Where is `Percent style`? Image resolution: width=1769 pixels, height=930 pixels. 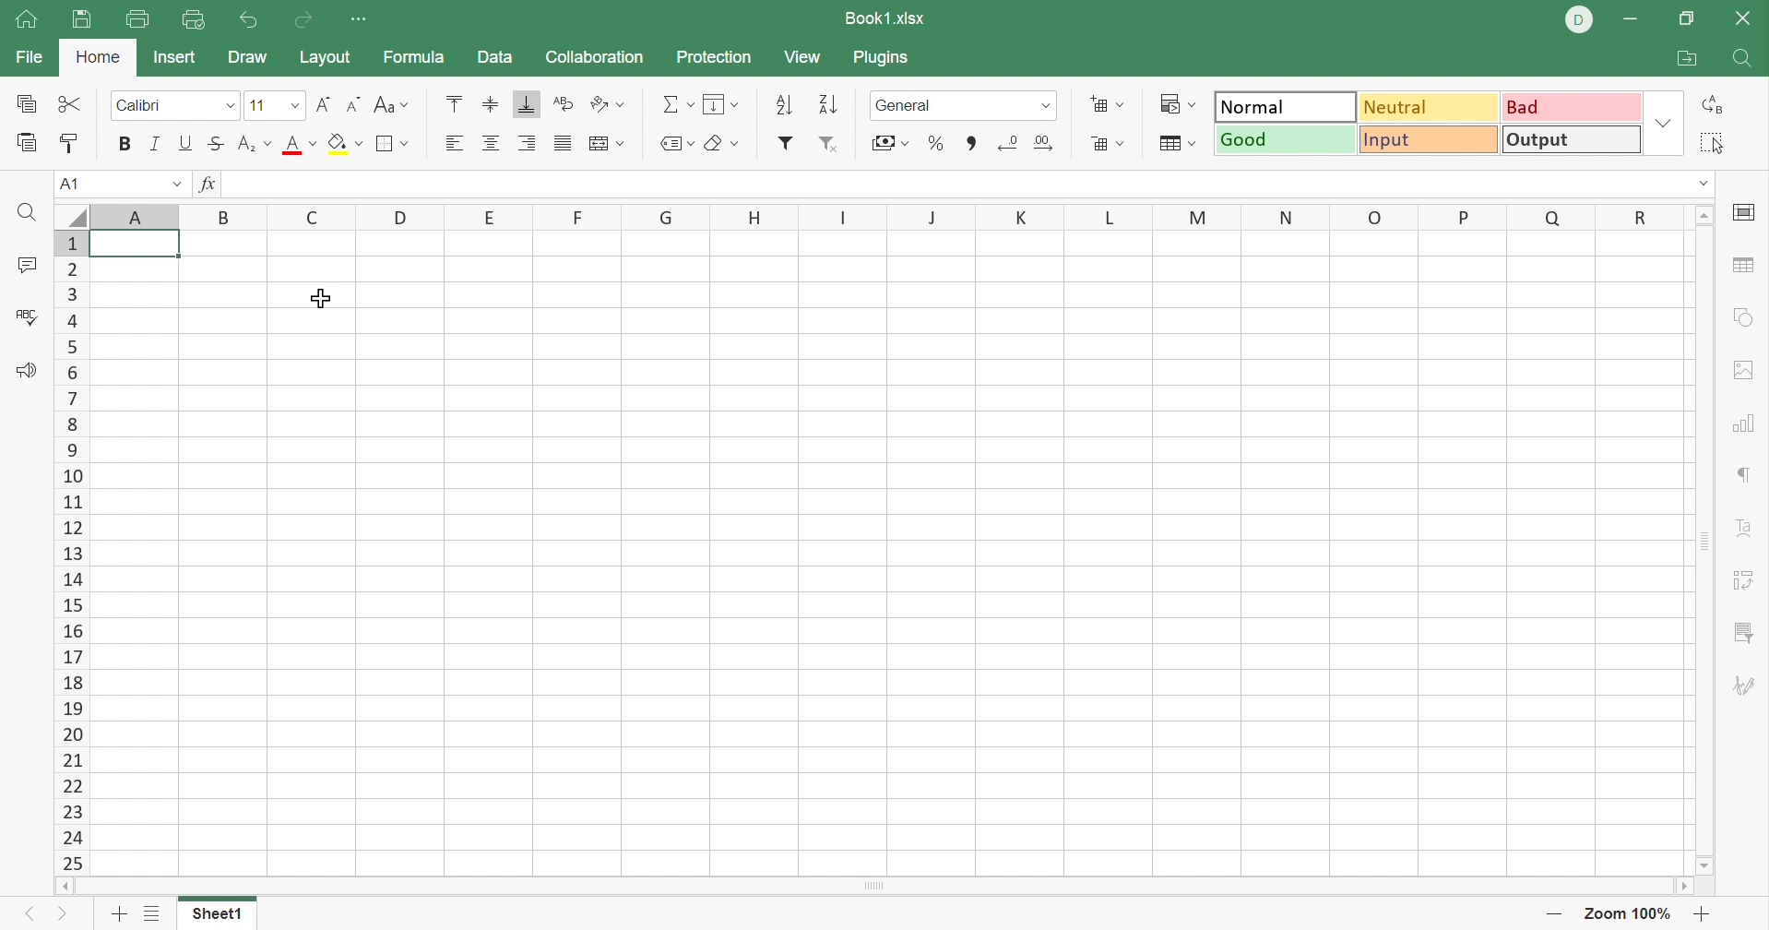 Percent style is located at coordinates (933, 144).